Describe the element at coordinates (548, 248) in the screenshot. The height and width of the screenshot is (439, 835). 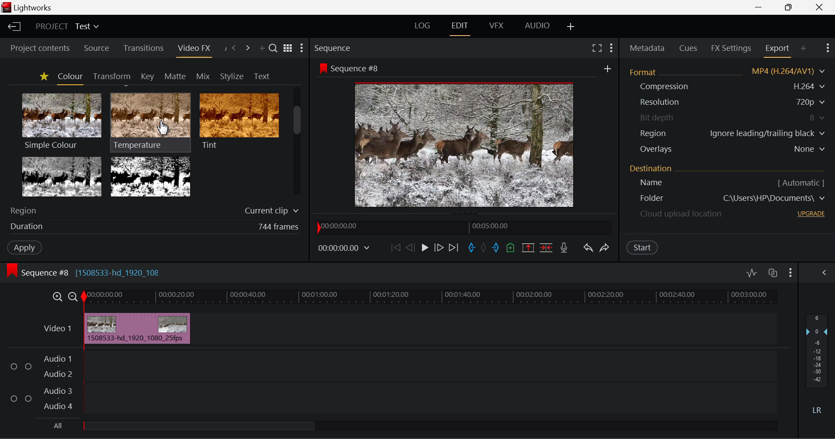
I see `Delte/Cut` at that location.